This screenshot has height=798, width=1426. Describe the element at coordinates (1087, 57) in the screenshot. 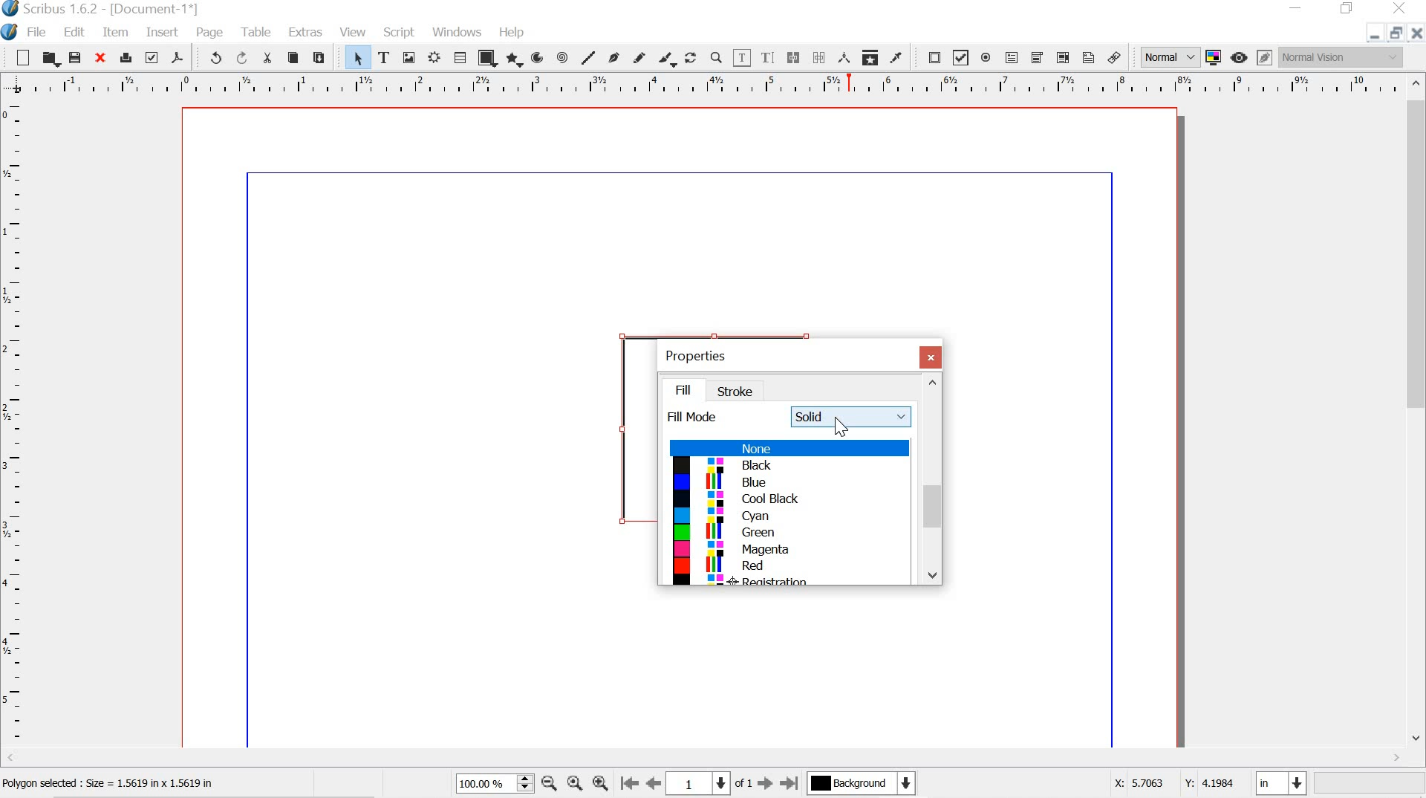

I see `text annotation` at that location.